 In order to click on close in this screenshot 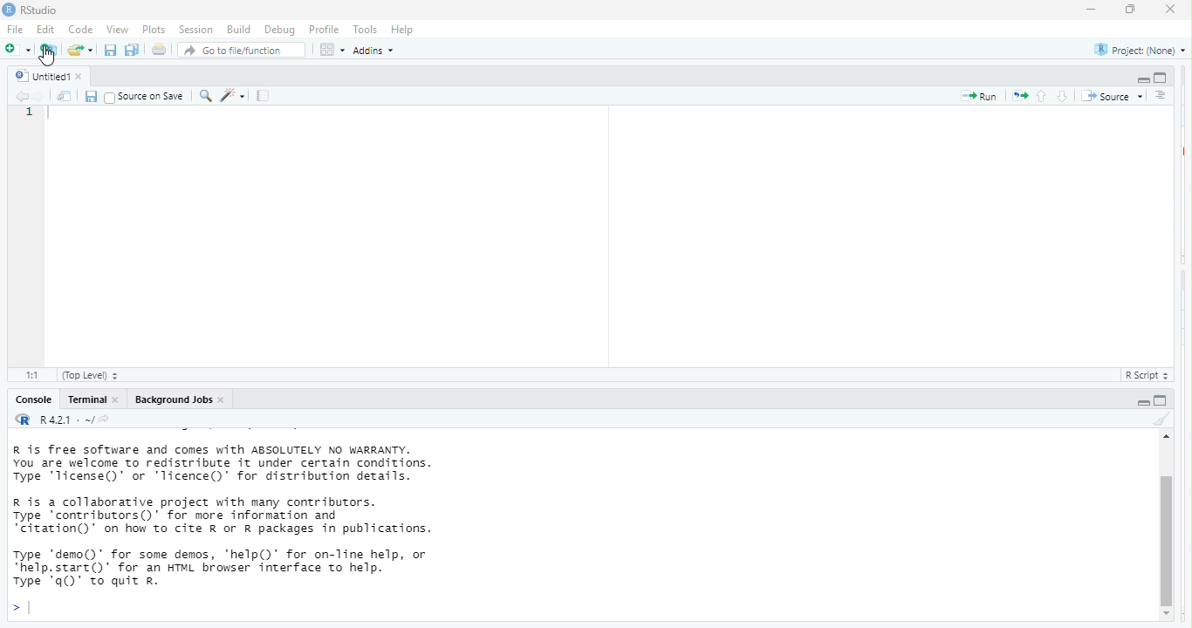, I will do `click(1172, 11)`.